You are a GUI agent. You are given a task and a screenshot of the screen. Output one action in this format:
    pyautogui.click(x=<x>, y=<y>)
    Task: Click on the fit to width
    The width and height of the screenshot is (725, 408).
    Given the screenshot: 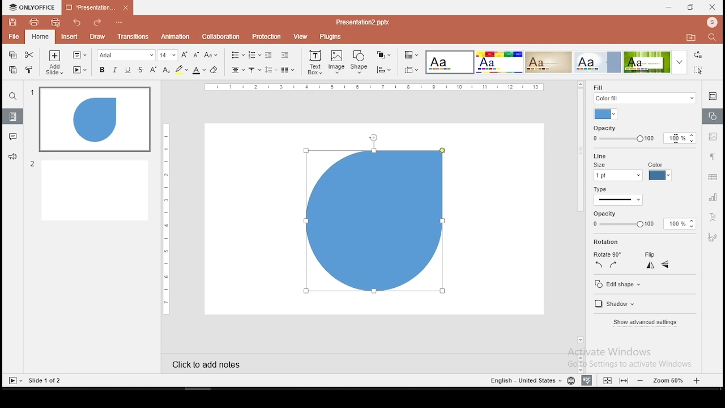 What is the action you would take?
    pyautogui.click(x=605, y=380)
    